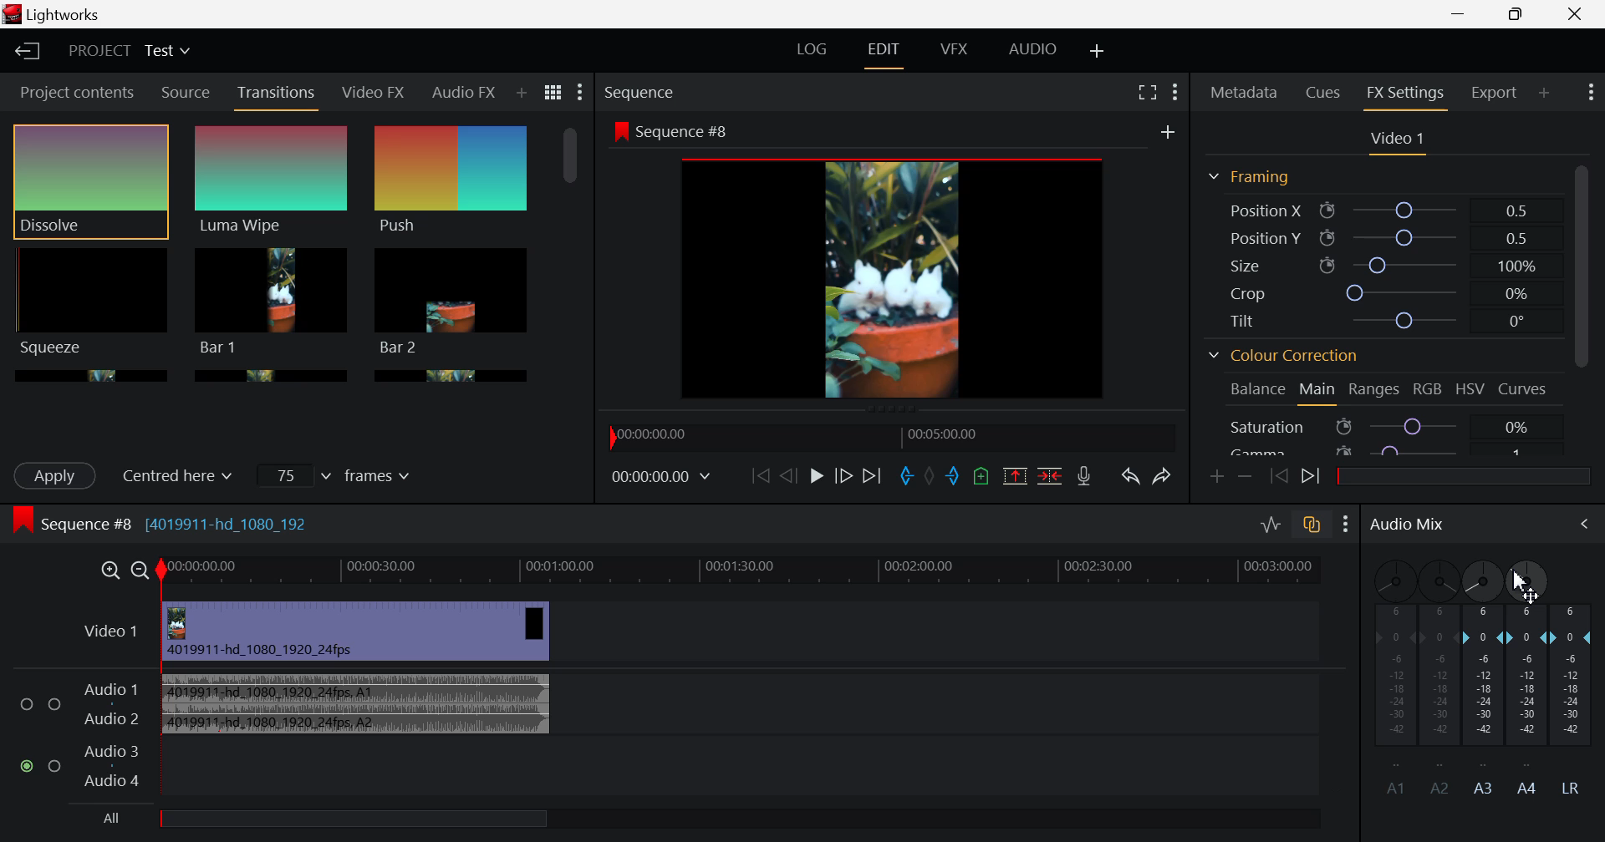 This screenshot has height=842, width=1605. Describe the element at coordinates (1379, 322) in the screenshot. I see `Tilt` at that location.